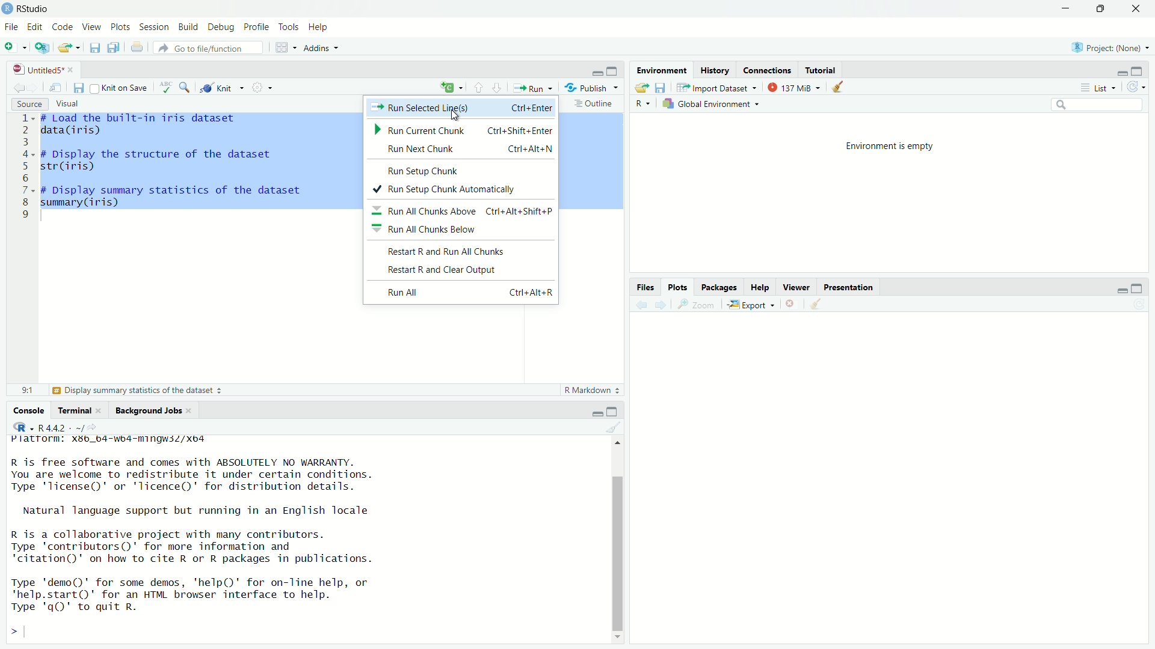  Describe the element at coordinates (464, 150) in the screenshot. I see `Run Next Chunk Ctrl+Alt+N` at that location.